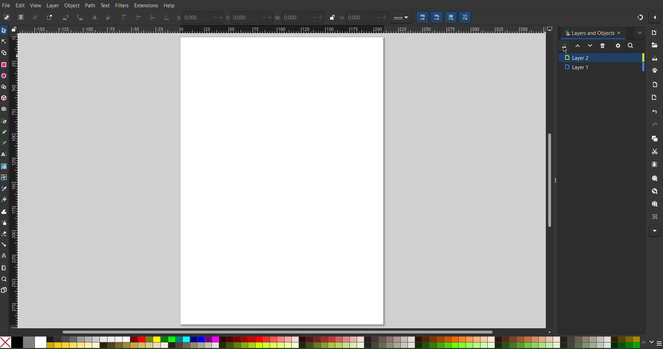 The image size is (663, 349). I want to click on Connection, so click(6, 246).